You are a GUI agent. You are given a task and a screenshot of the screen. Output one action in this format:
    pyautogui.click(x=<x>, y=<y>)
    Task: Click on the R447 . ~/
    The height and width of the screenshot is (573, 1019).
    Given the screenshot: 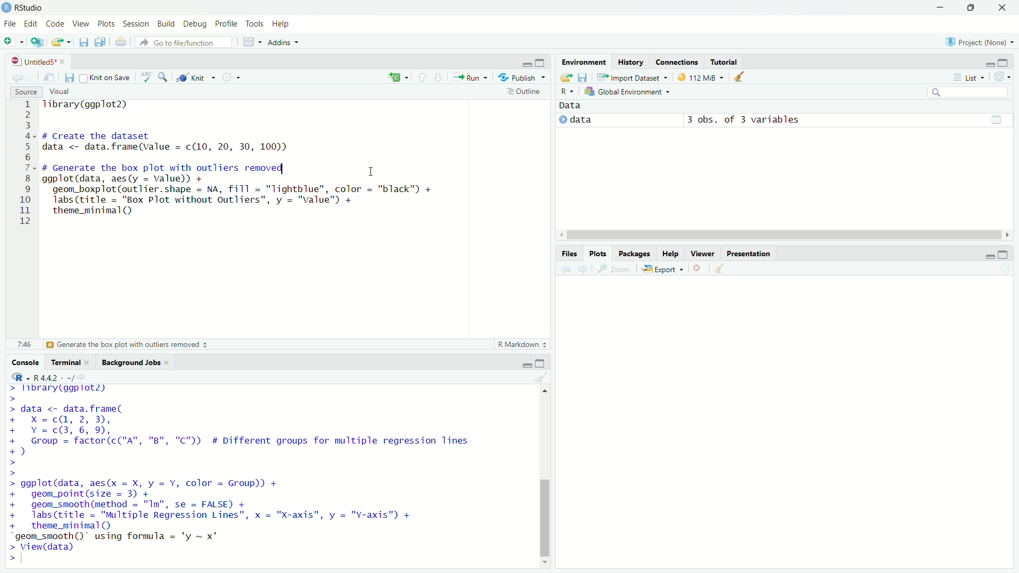 What is the action you would take?
    pyautogui.click(x=44, y=376)
    